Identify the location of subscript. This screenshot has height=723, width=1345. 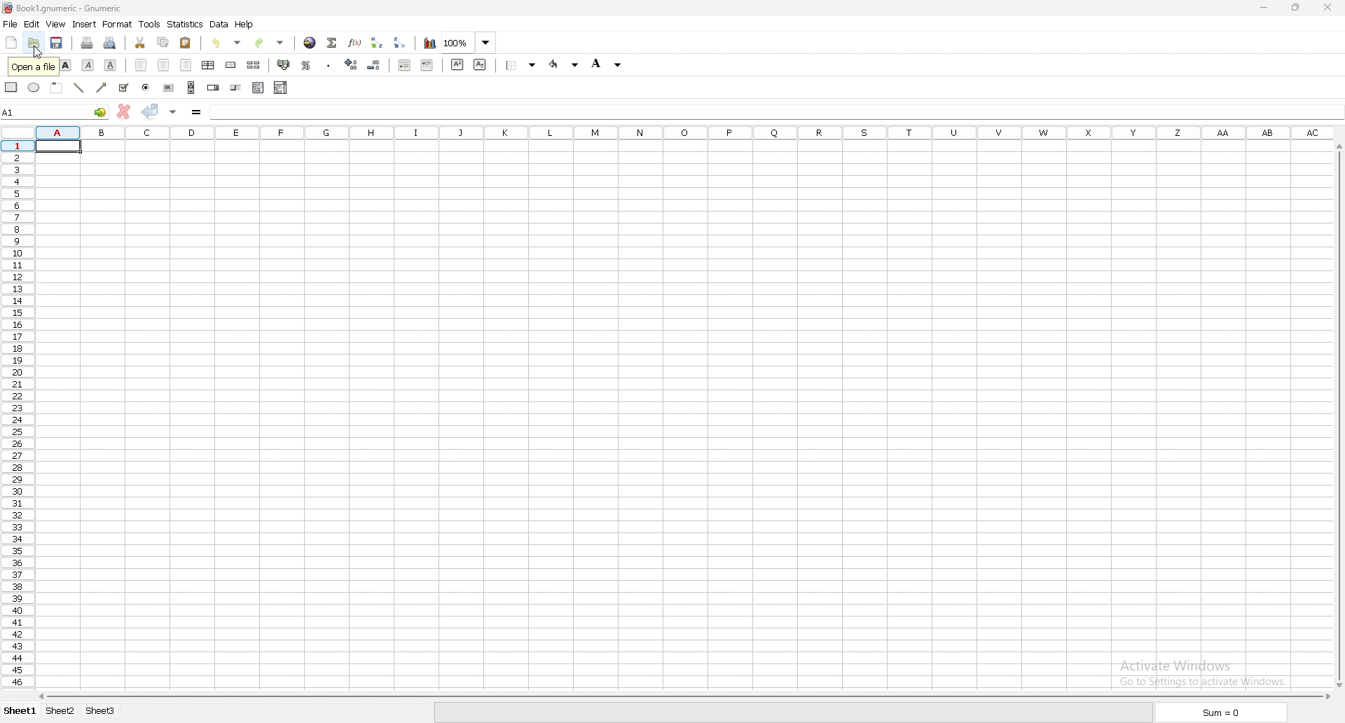
(479, 64).